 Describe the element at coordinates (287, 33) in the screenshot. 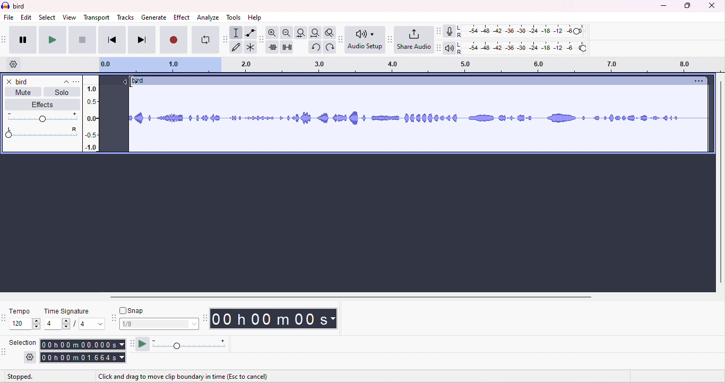

I see `zoom in` at that location.